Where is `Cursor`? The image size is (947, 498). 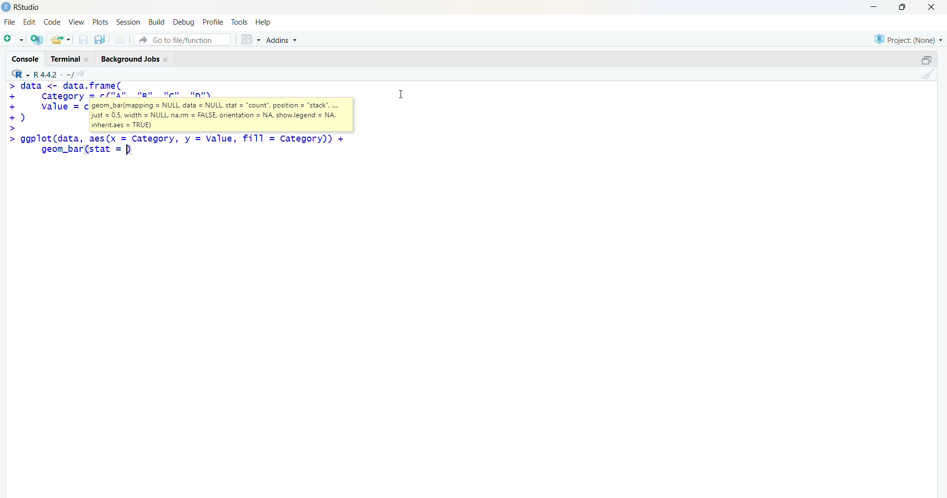 Cursor is located at coordinates (401, 93).